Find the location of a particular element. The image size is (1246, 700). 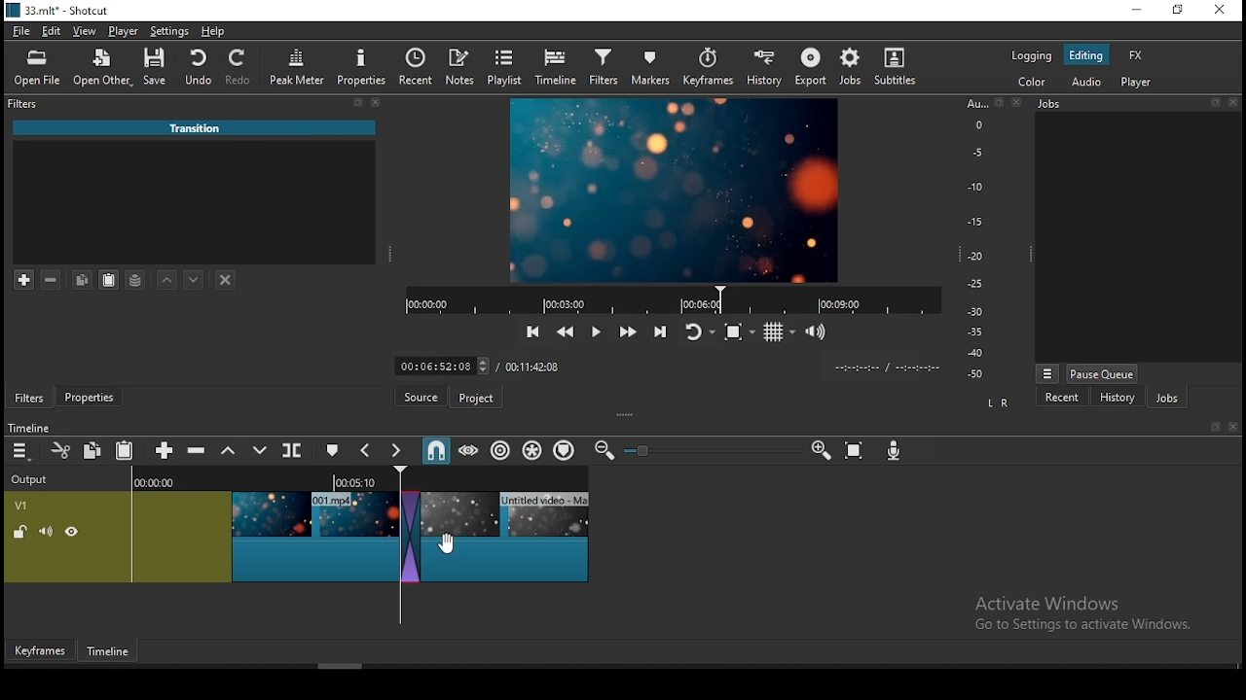

properties is located at coordinates (92, 397).